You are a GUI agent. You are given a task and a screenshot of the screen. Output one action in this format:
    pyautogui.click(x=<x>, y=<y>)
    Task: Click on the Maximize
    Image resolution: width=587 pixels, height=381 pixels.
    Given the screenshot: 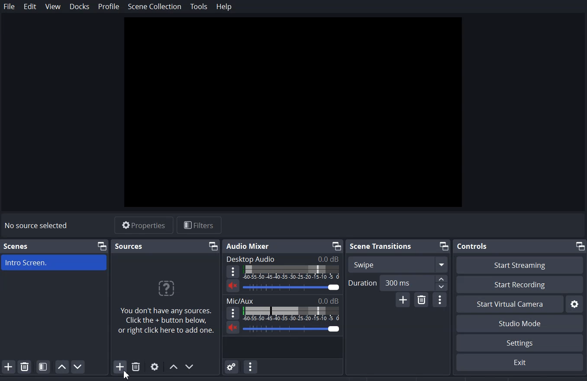 What is the action you would take?
    pyautogui.click(x=580, y=245)
    